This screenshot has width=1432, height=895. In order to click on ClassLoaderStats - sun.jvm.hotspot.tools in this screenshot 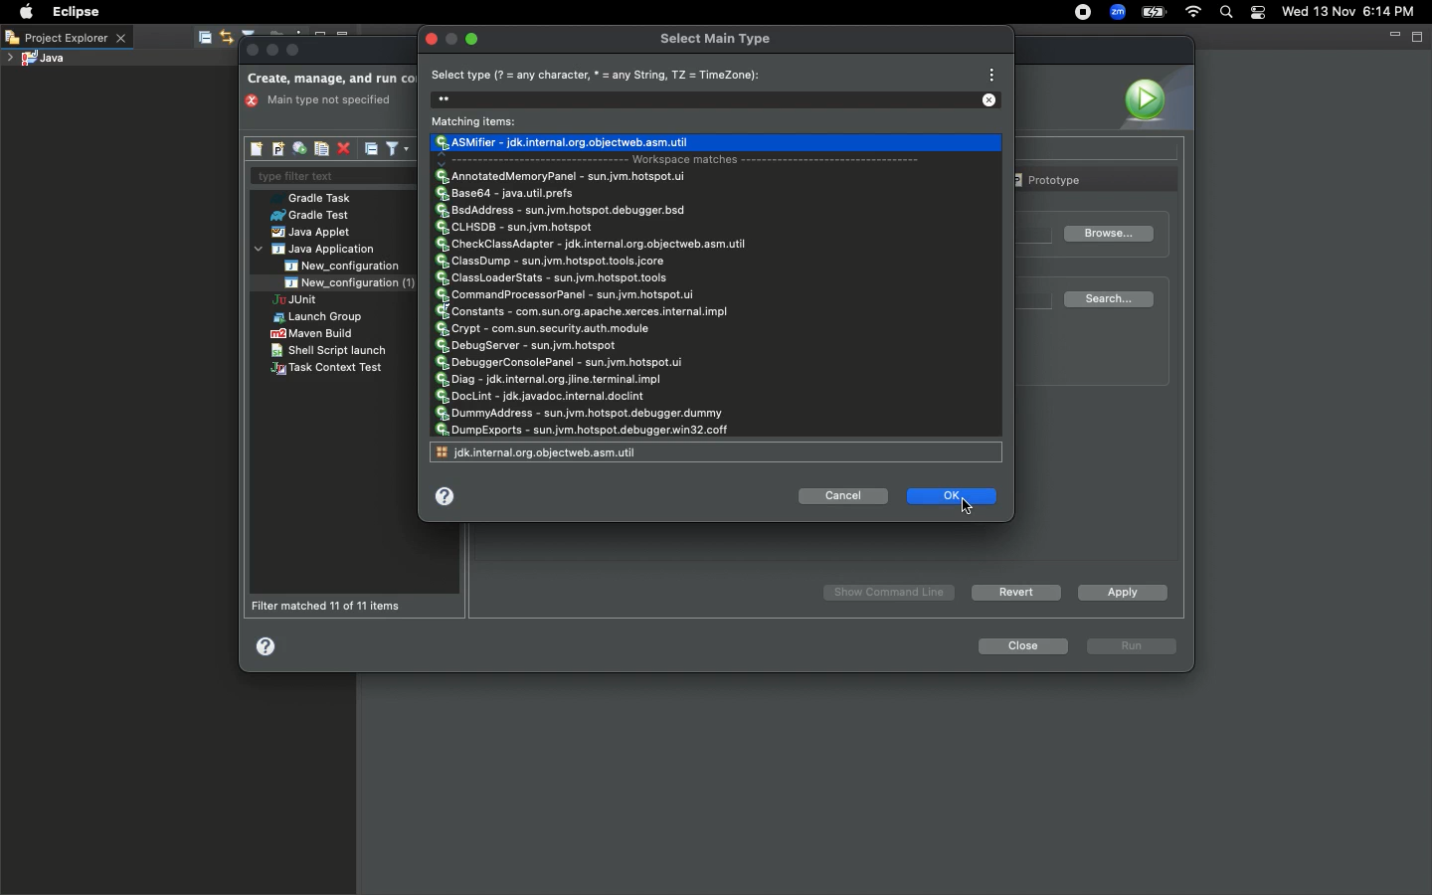, I will do `click(554, 277)`.